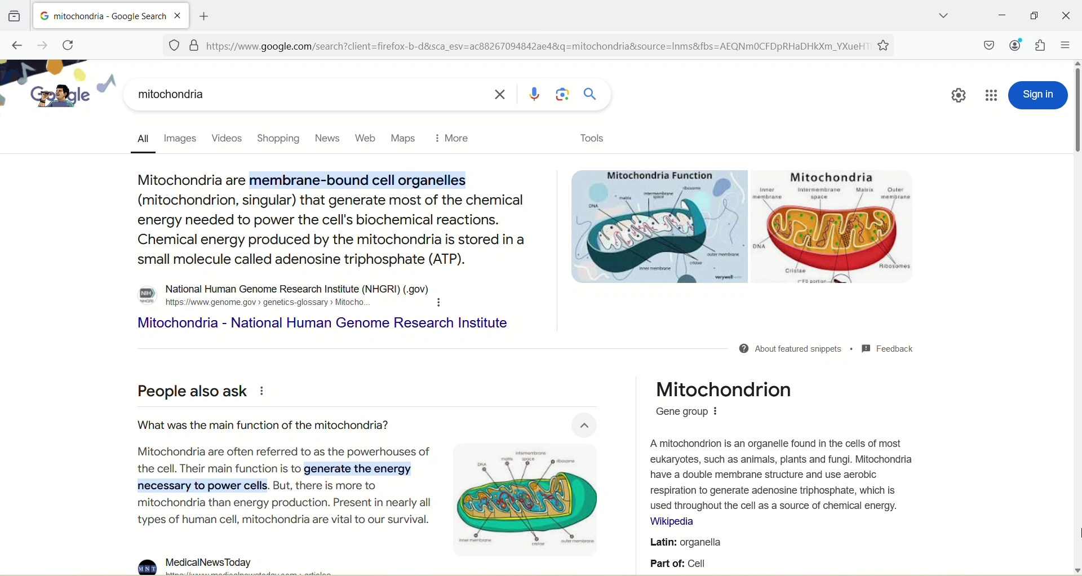 The width and height of the screenshot is (1082, 576). What do you see at coordinates (586, 426) in the screenshot?
I see `close button` at bounding box center [586, 426].